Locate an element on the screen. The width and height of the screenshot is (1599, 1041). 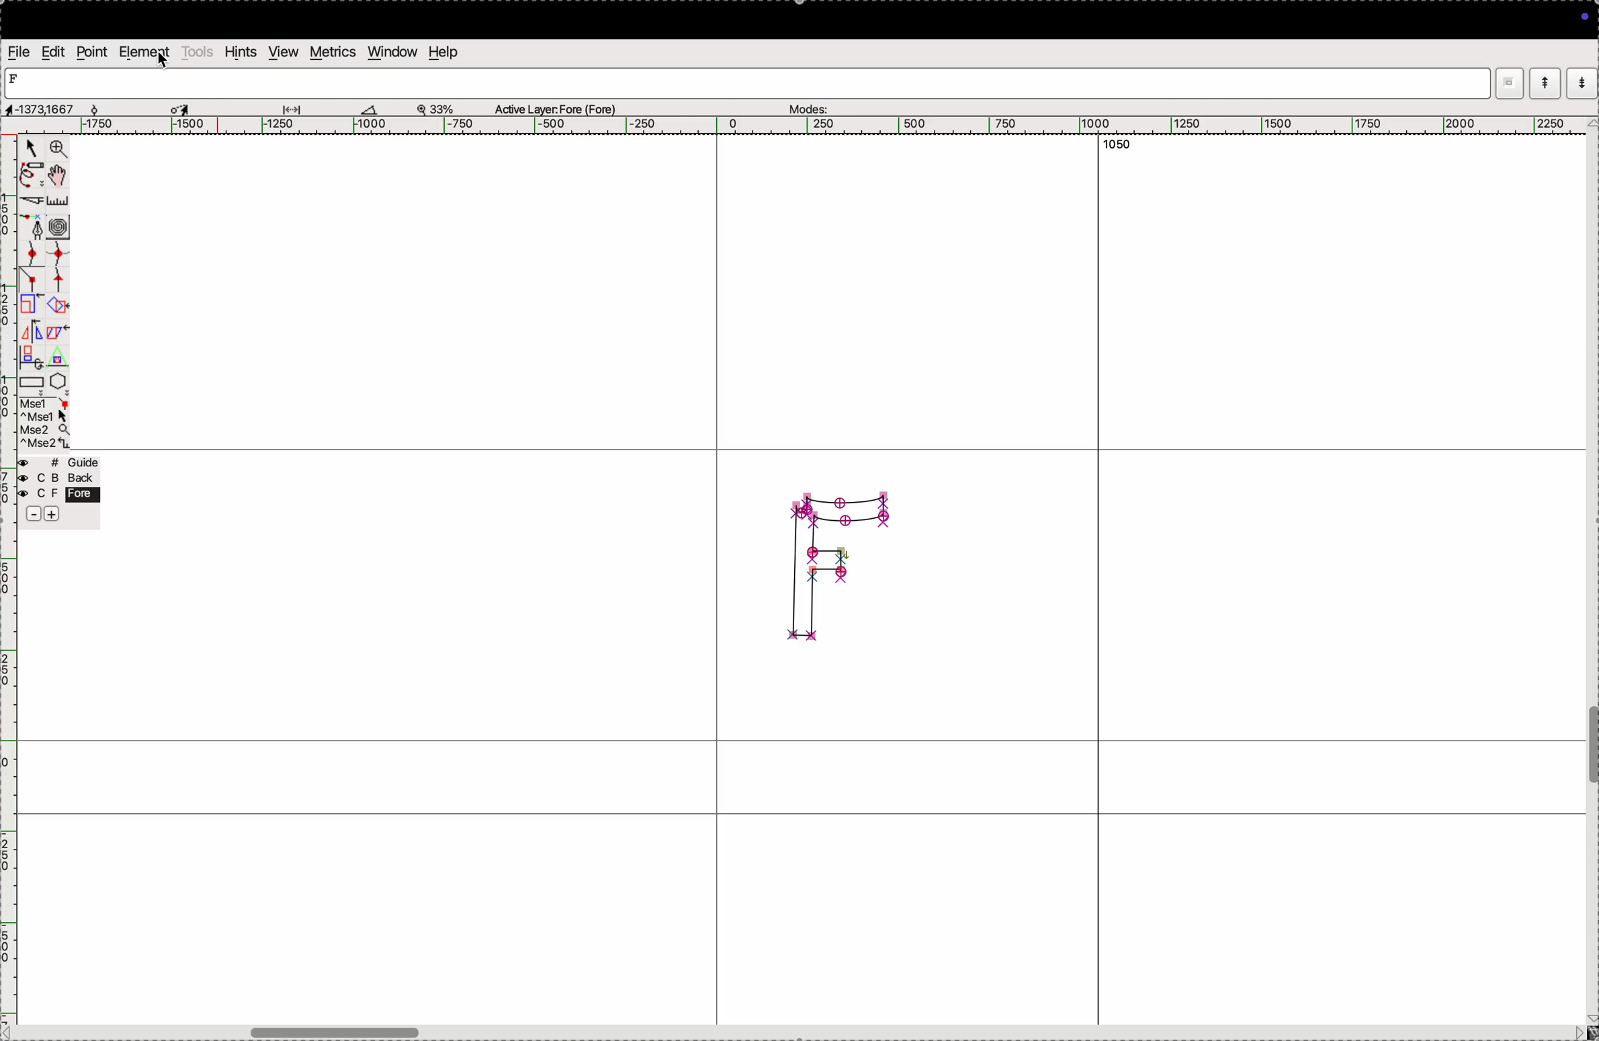
cursor is located at coordinates (163, 60).